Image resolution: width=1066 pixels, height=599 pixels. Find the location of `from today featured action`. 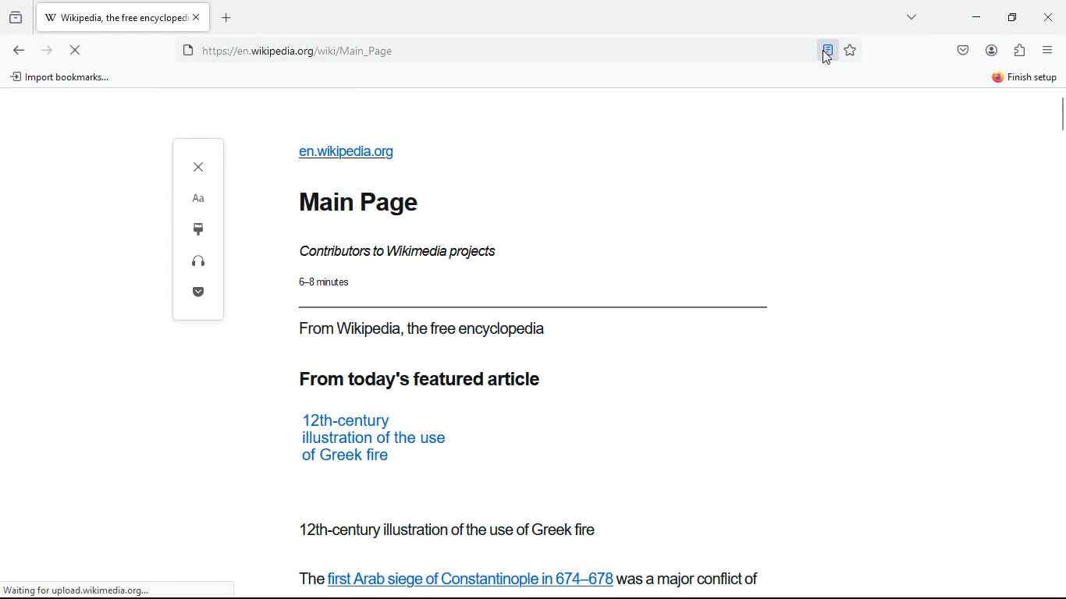

from today featured action is located at coordinates (464, 530).